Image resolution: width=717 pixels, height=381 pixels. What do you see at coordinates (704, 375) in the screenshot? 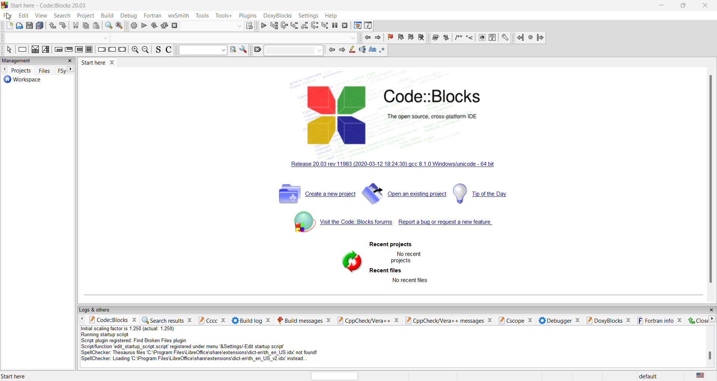
I see `text language` at bounding box center [704, 375].